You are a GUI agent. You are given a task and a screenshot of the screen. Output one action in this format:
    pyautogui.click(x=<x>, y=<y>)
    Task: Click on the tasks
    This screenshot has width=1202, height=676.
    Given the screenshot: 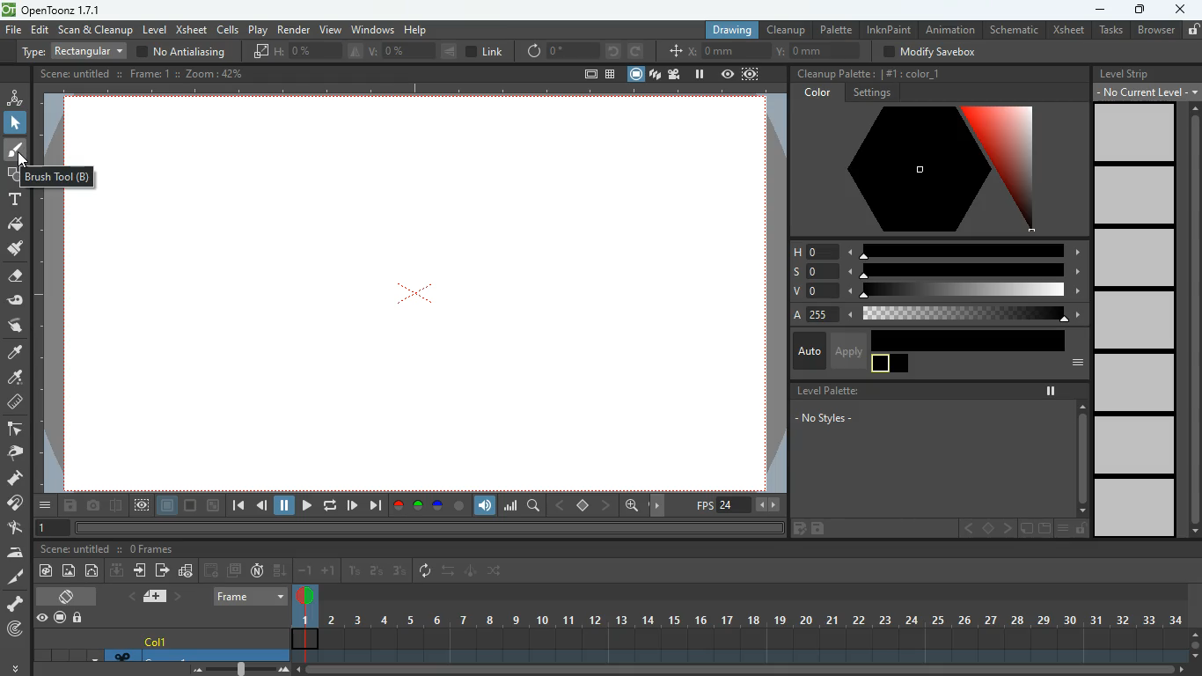 What is the action you would take?
    pyautogui.click(x=1110, y=31)
    